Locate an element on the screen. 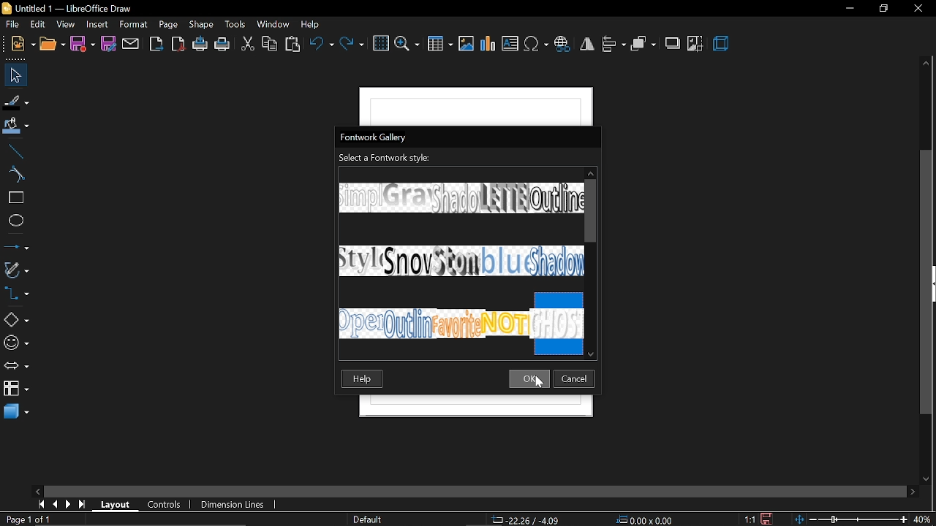 This screenshot has width=936, height=526. arrows is located at coordinates (16, 366).